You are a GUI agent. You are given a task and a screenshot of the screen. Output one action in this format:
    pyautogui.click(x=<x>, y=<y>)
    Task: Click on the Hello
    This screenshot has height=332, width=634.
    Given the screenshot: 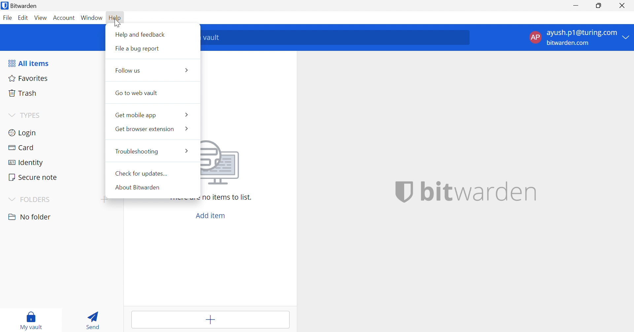 What is the action you would take?
    pyautogui.click(x=116, y=17)
    